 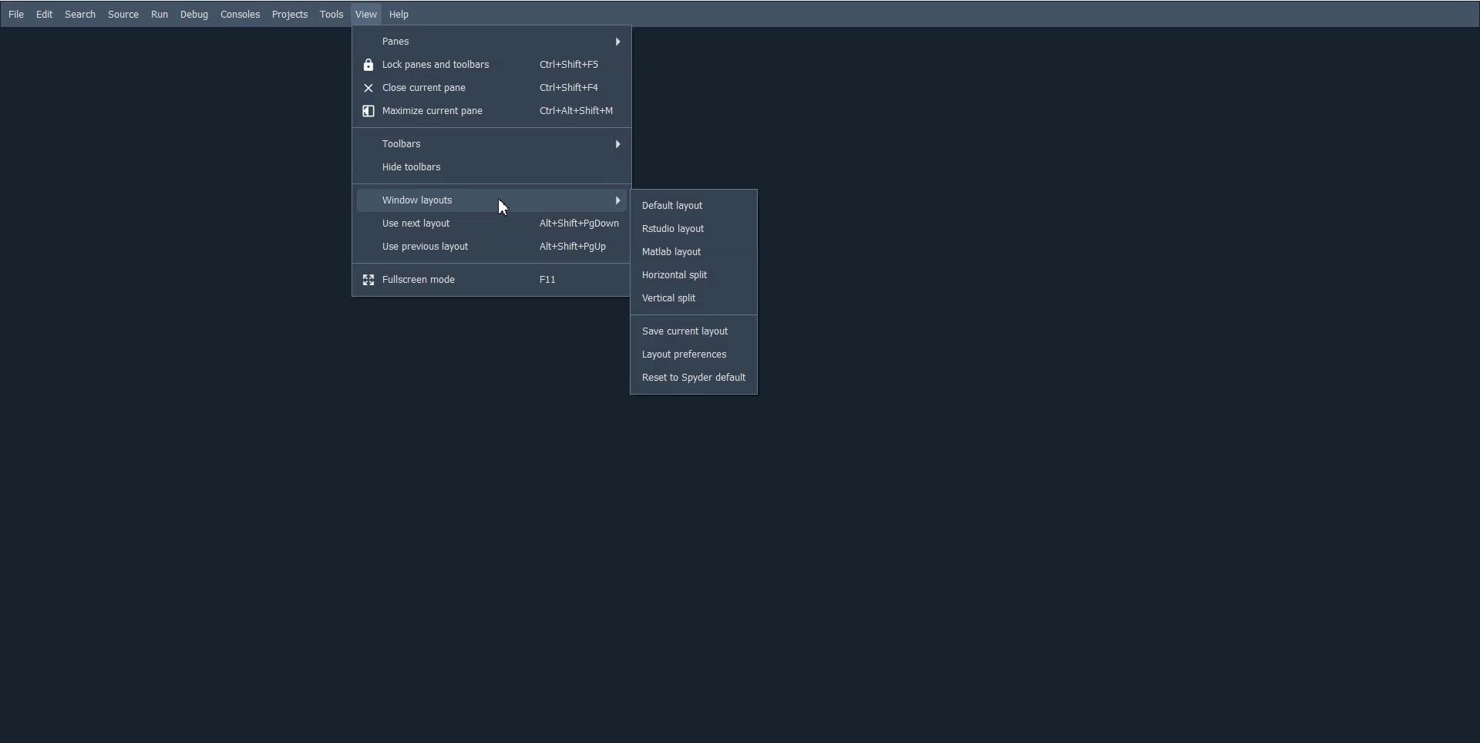 I want to click on cursor, so click(x=505, y=207).